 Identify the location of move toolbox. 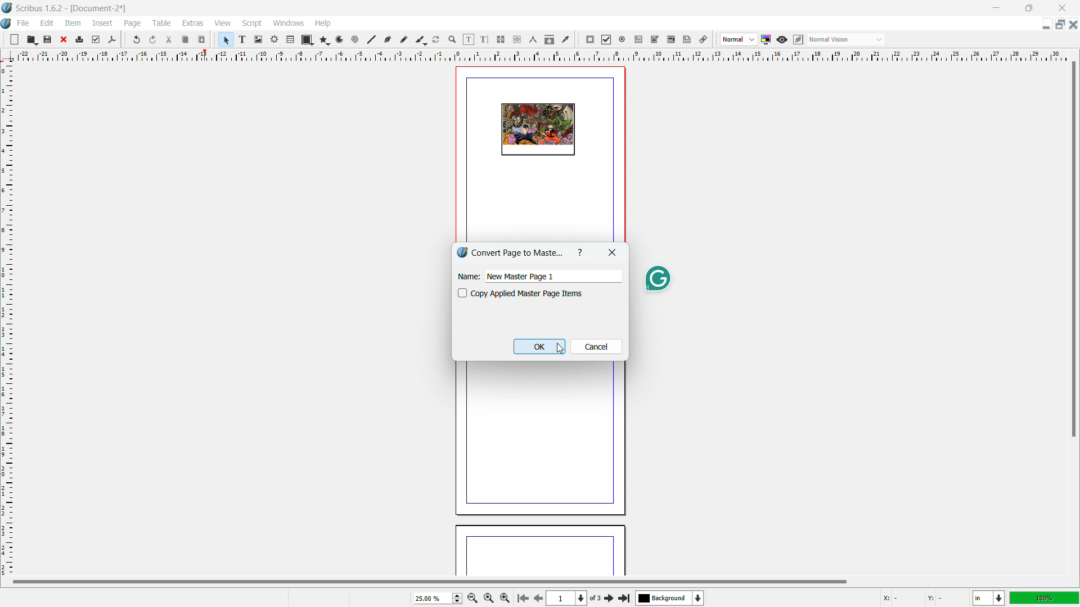
(578, 40).